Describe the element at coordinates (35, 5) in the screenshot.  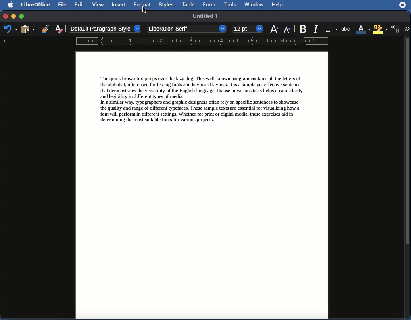
I see `LibreOffice` at that location.